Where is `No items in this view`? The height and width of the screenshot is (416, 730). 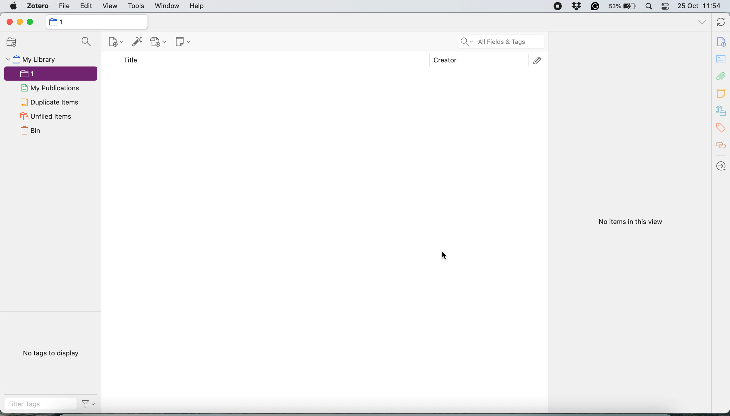 No items in this view is located at coordinates (629, 222).